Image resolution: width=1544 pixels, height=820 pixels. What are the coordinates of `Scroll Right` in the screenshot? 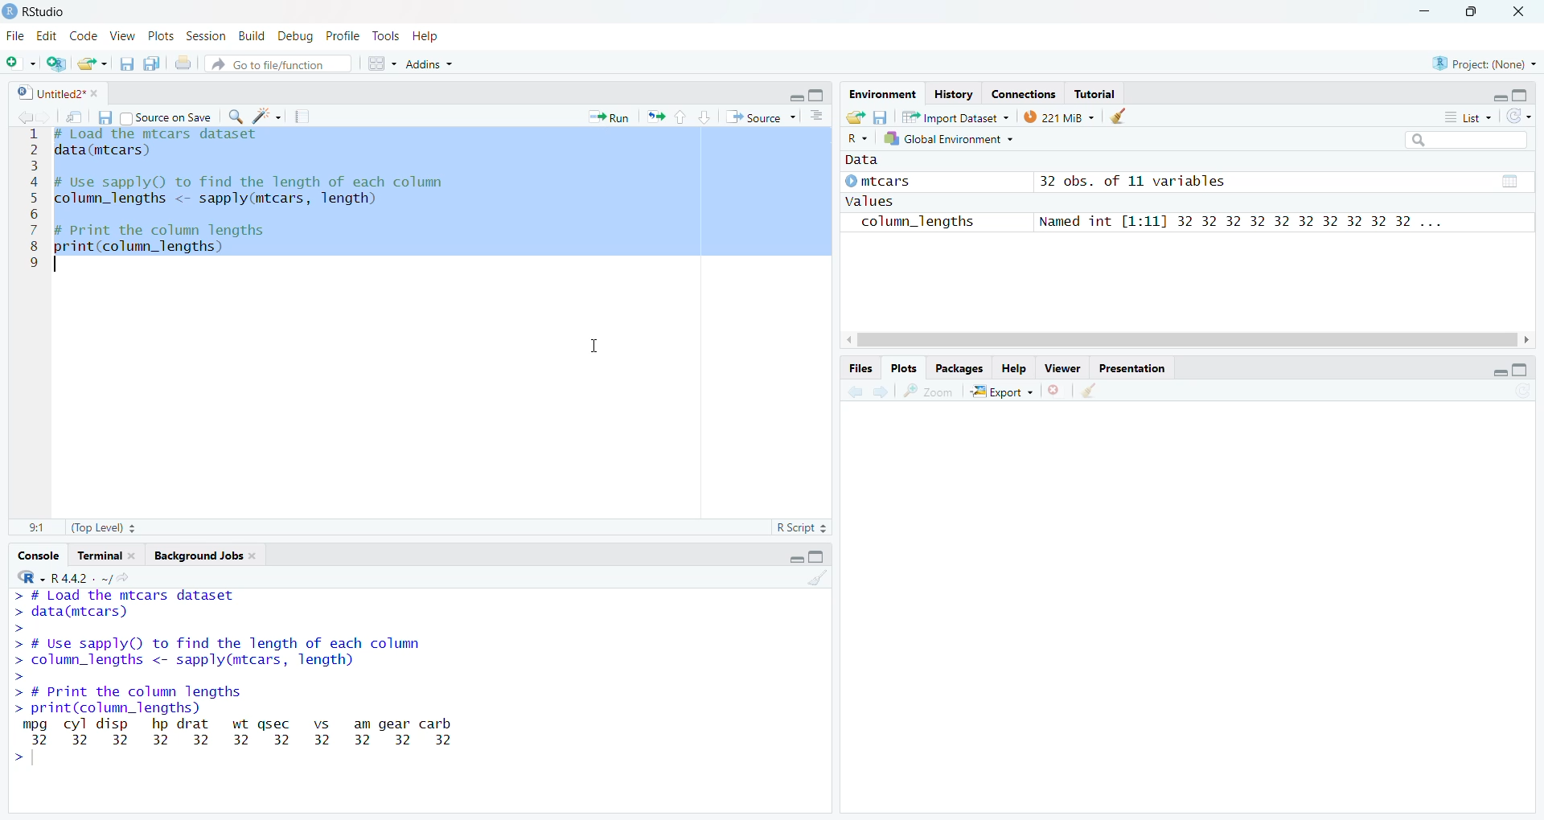 It's located at (1526, 340).